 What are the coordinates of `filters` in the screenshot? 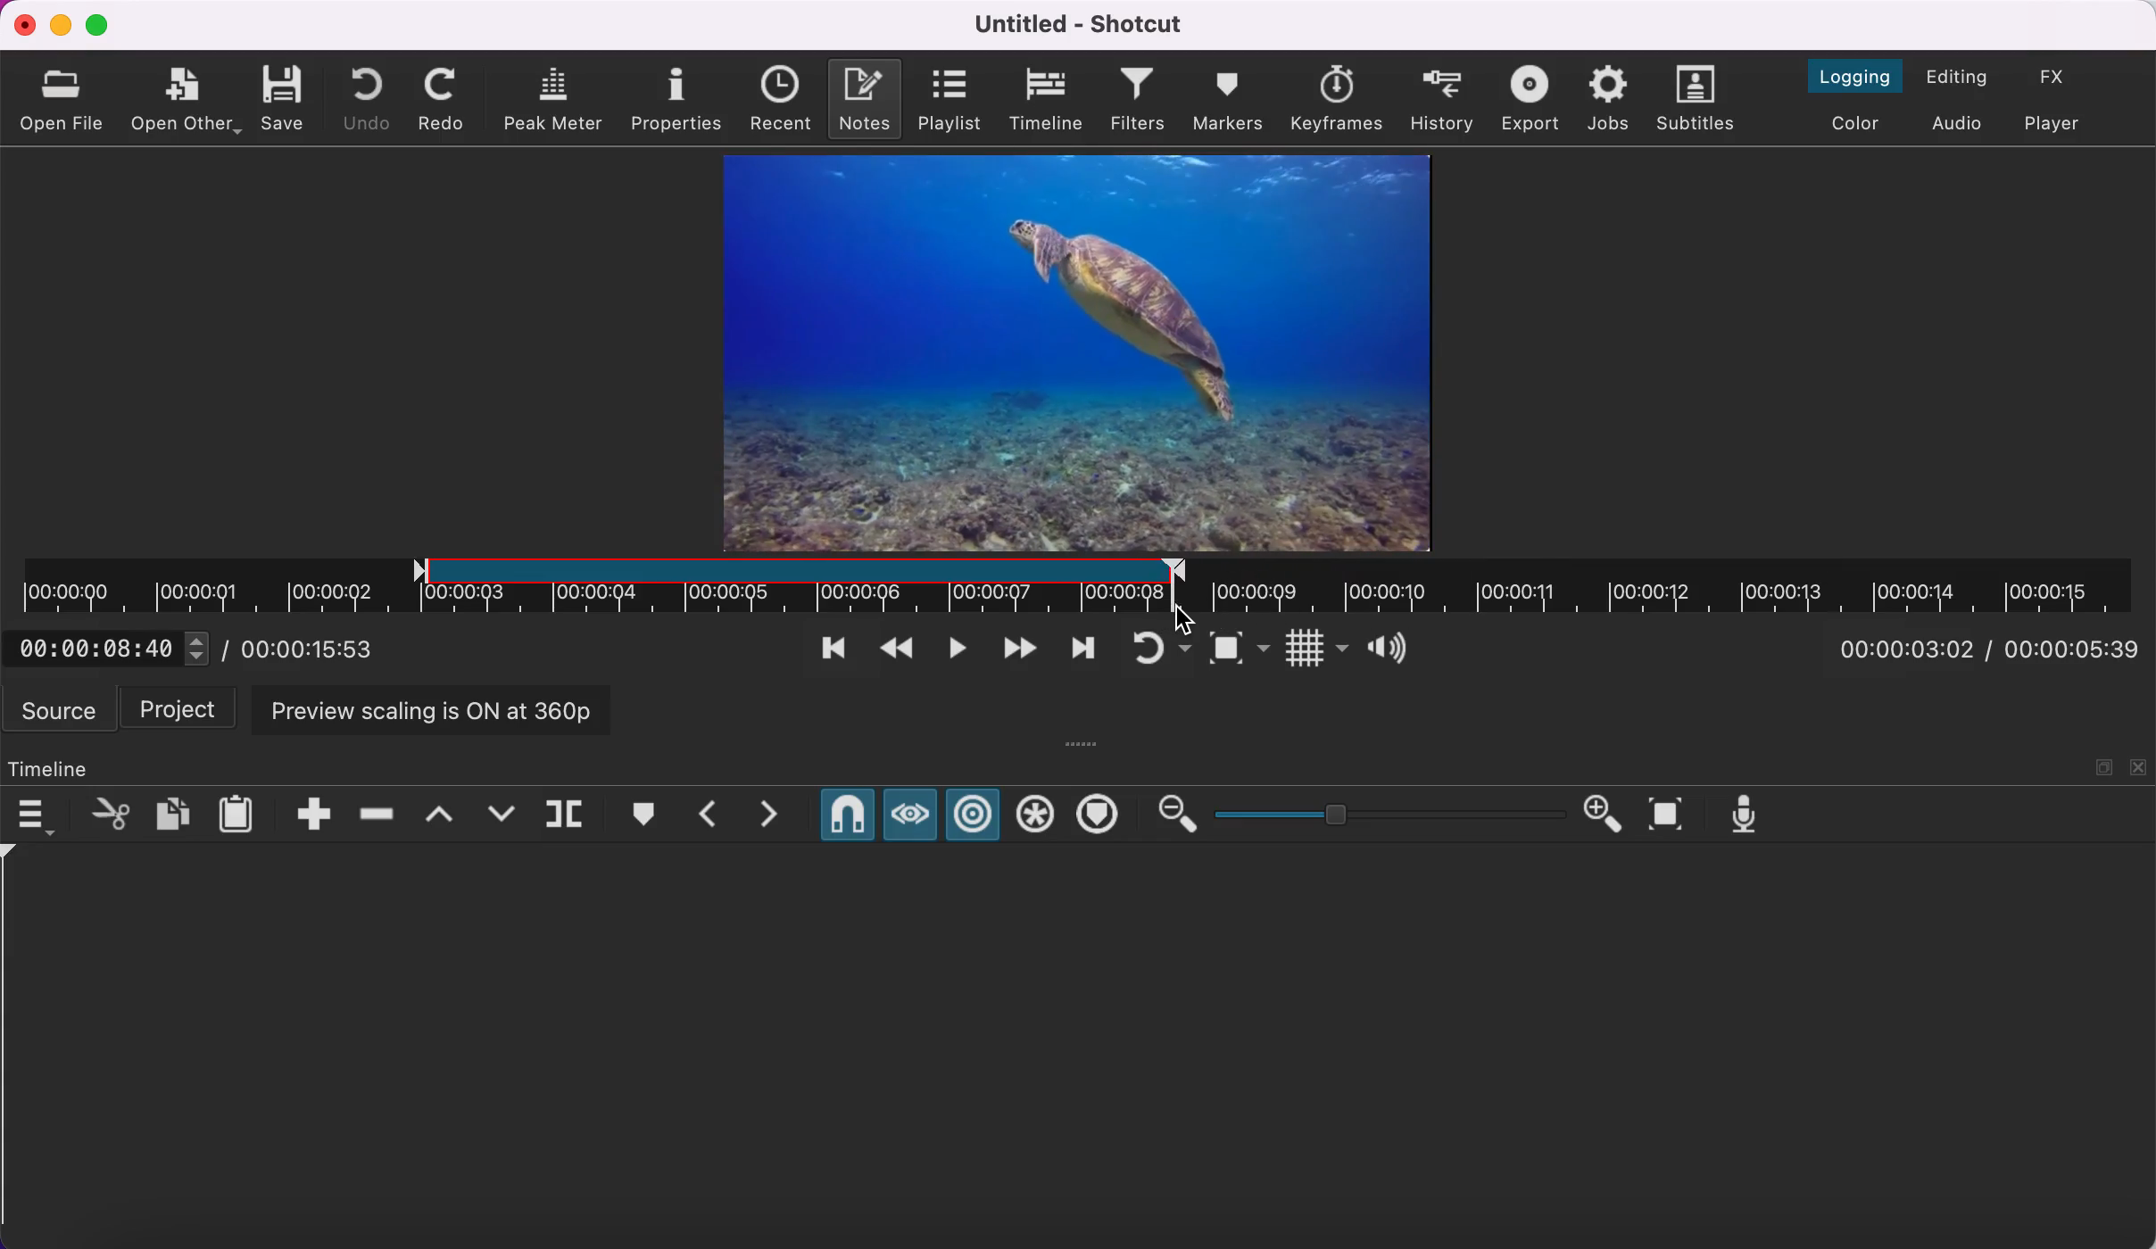 It's located at (1139, 100).